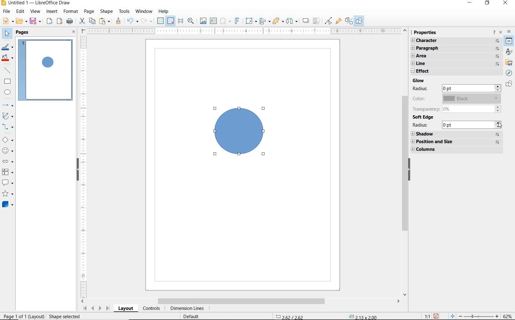 Image resolution: width=515 pixels, height=320 pixels. Describe the element at coordinates (497, 98) in the screenshot. I see `drop down (greyed out)` at that location.